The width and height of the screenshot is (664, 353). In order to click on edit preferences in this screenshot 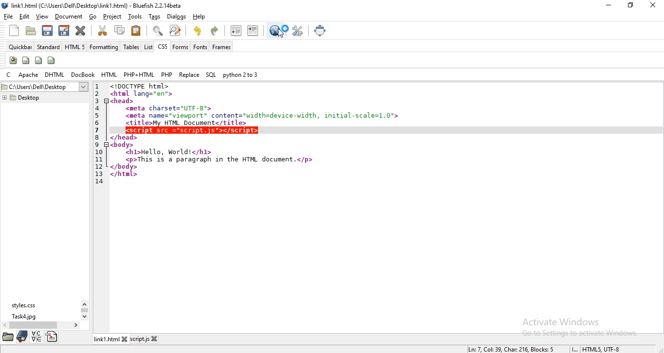, I will do `click(297, 31)`.